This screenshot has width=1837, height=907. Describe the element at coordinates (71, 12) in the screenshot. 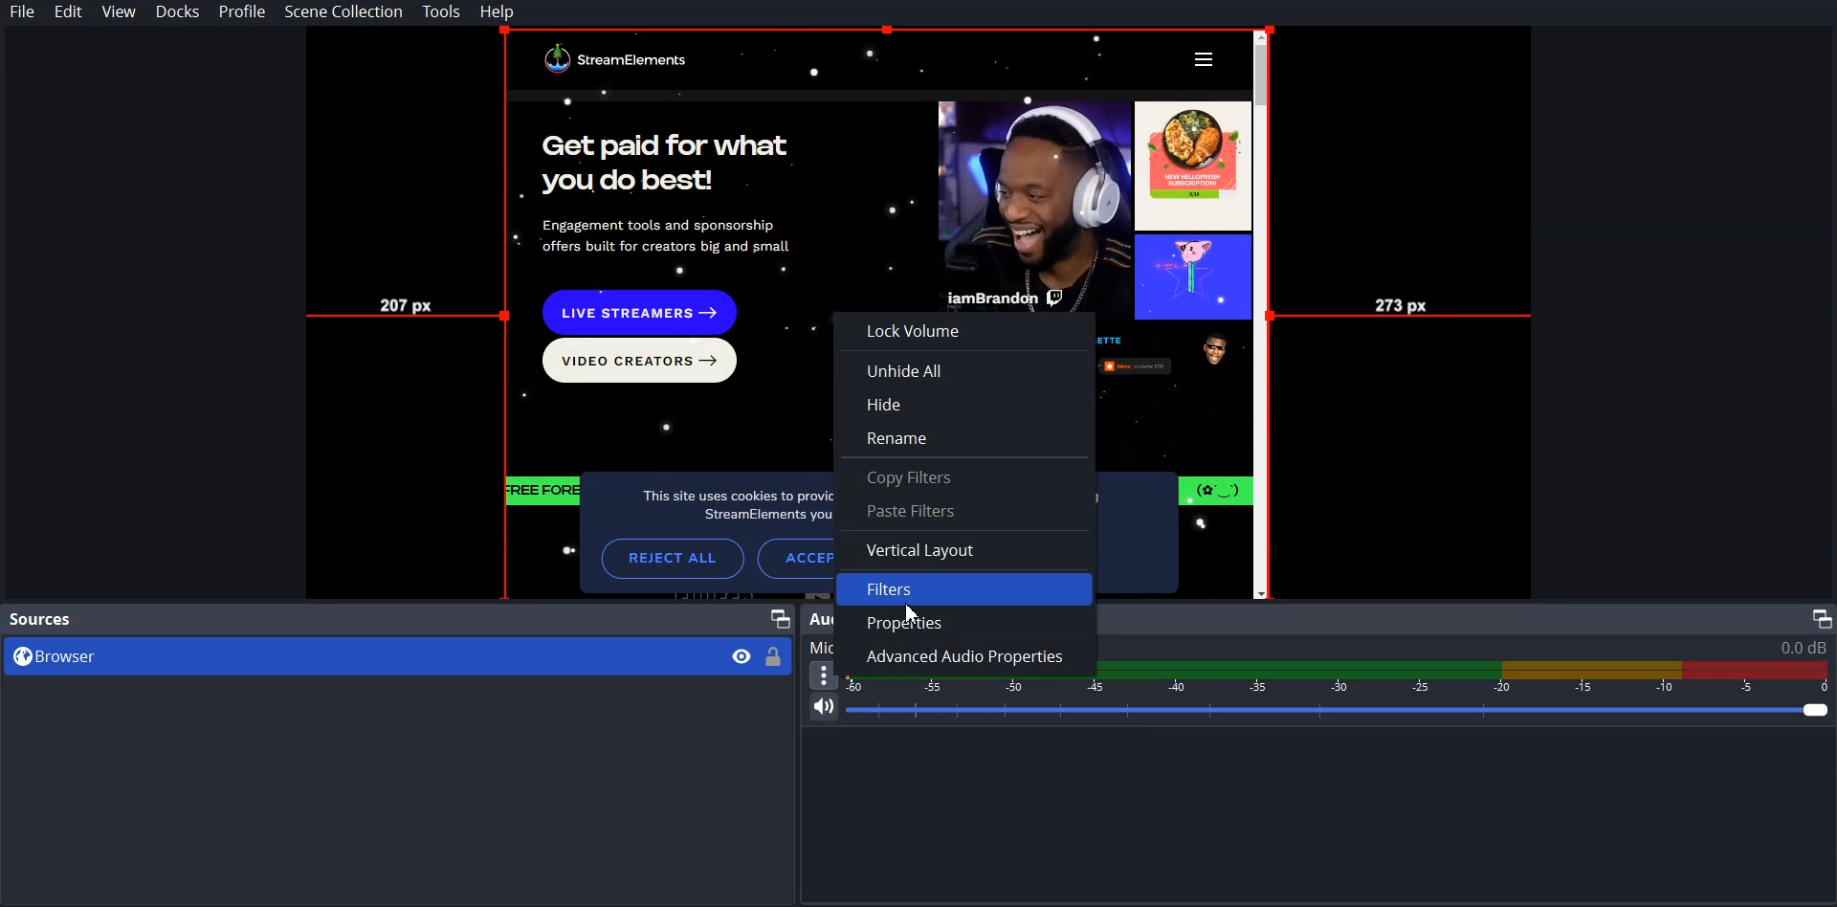

I see `Edit` at that location.